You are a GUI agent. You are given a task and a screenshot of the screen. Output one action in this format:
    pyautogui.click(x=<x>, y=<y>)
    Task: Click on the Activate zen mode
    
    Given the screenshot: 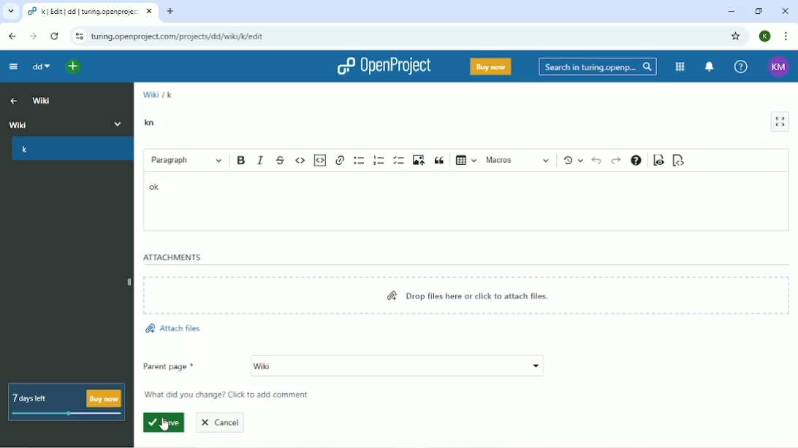 What is the action you would take?
    pyautogui.click(x=780, y=122)
    